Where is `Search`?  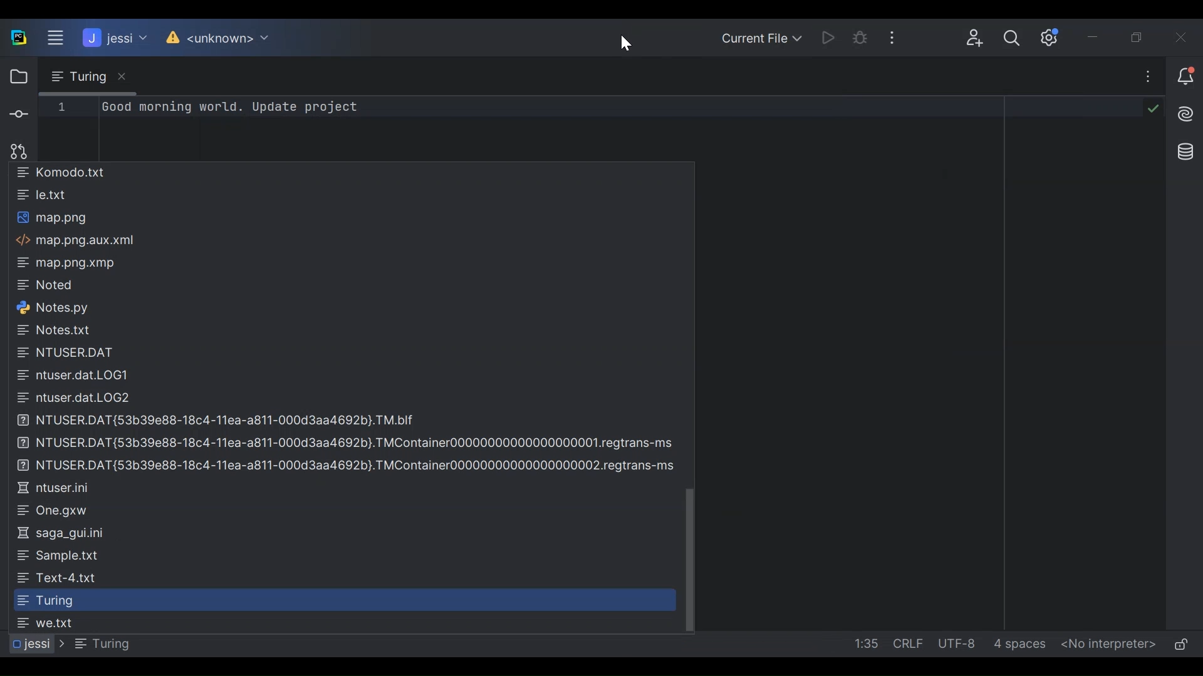
Search is located at coordinates (1012, 41).